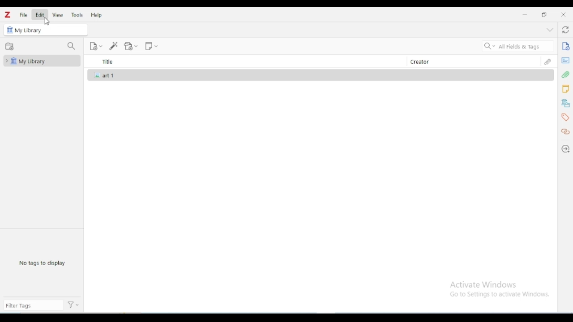 Image resolution: width=573 pixels, height=322 pixels. Describe the element at coordinates (550, 30) in the screenshot. I see `collapse section` at that location.